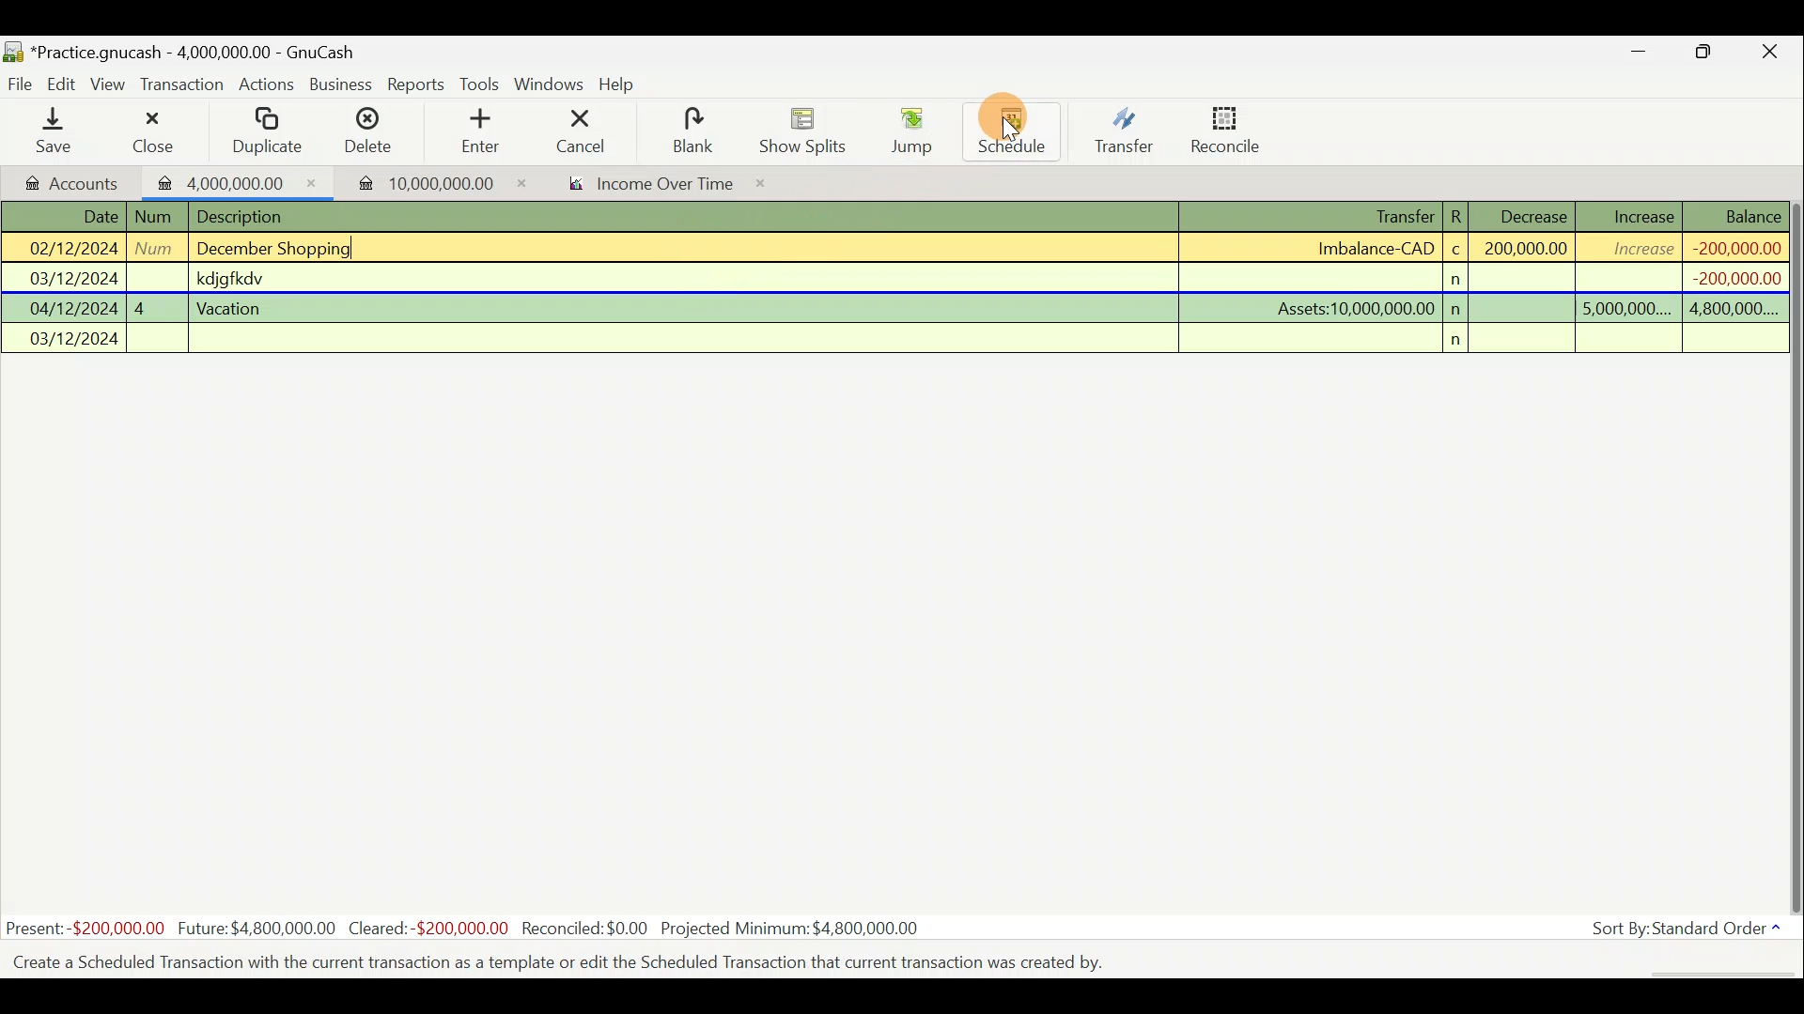 This screenshot has width=1804, height=1014. I want to click on Tools, so click(482, 84).